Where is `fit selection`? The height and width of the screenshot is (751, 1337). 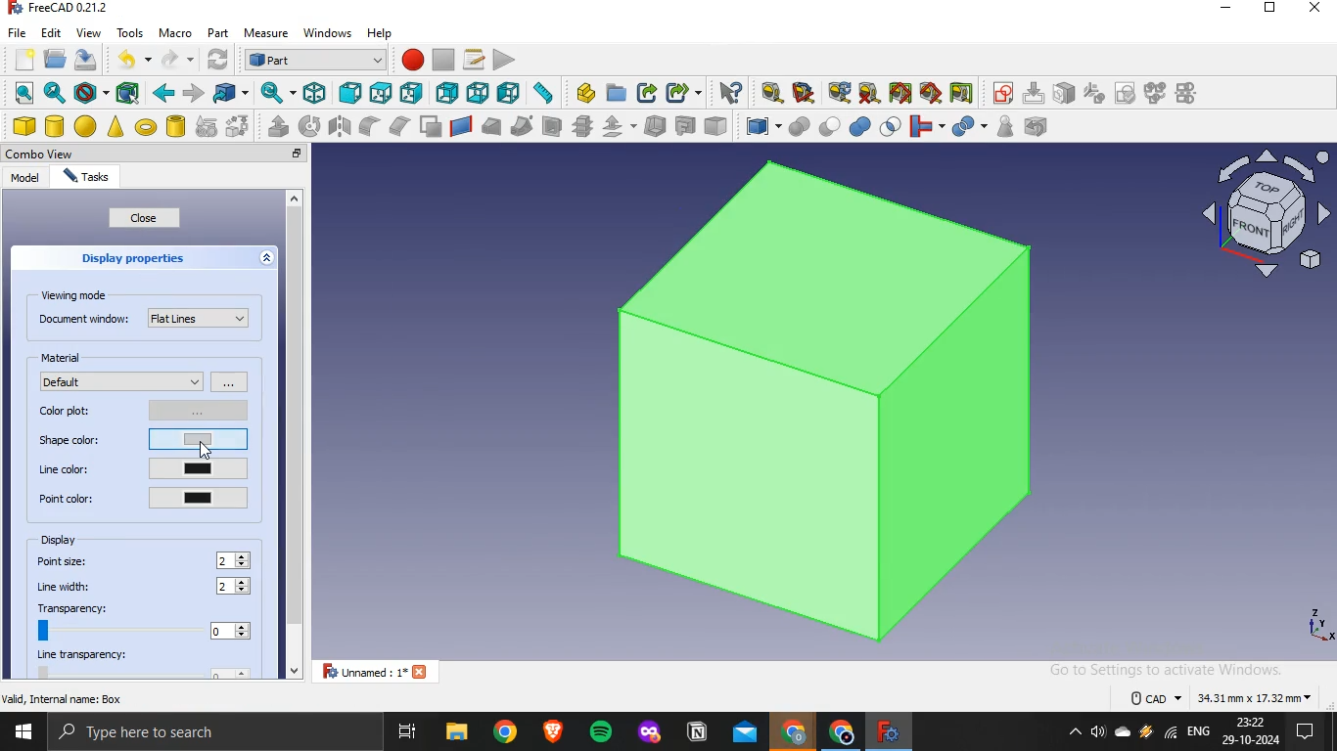
fit selection is located at coordinates (54, 93).